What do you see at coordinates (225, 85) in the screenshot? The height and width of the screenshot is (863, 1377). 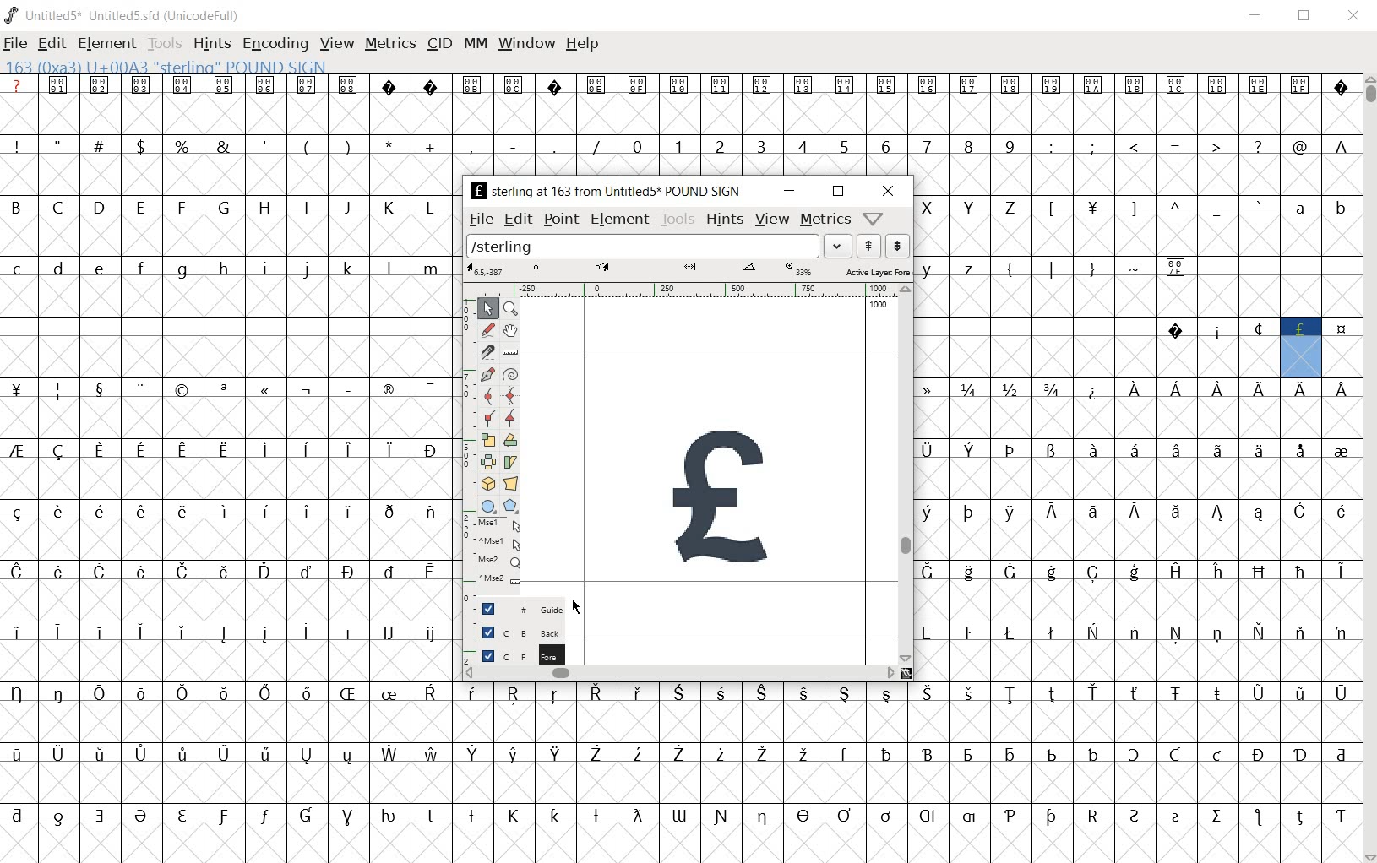 I see `Symbol` at bounding box center [225, 85].